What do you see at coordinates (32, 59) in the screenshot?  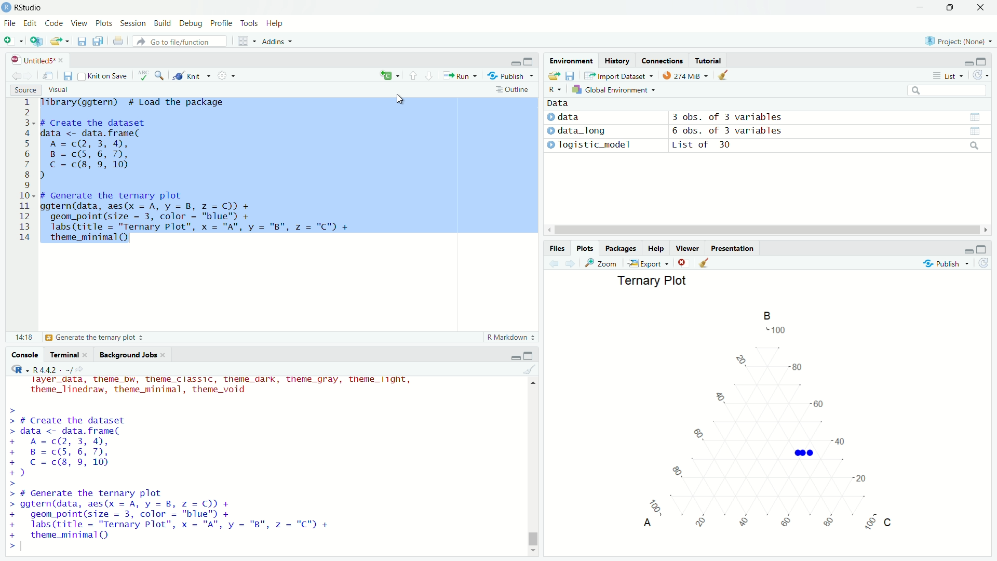 I see `) | UntitledS*` at bounding box center [32, 59].